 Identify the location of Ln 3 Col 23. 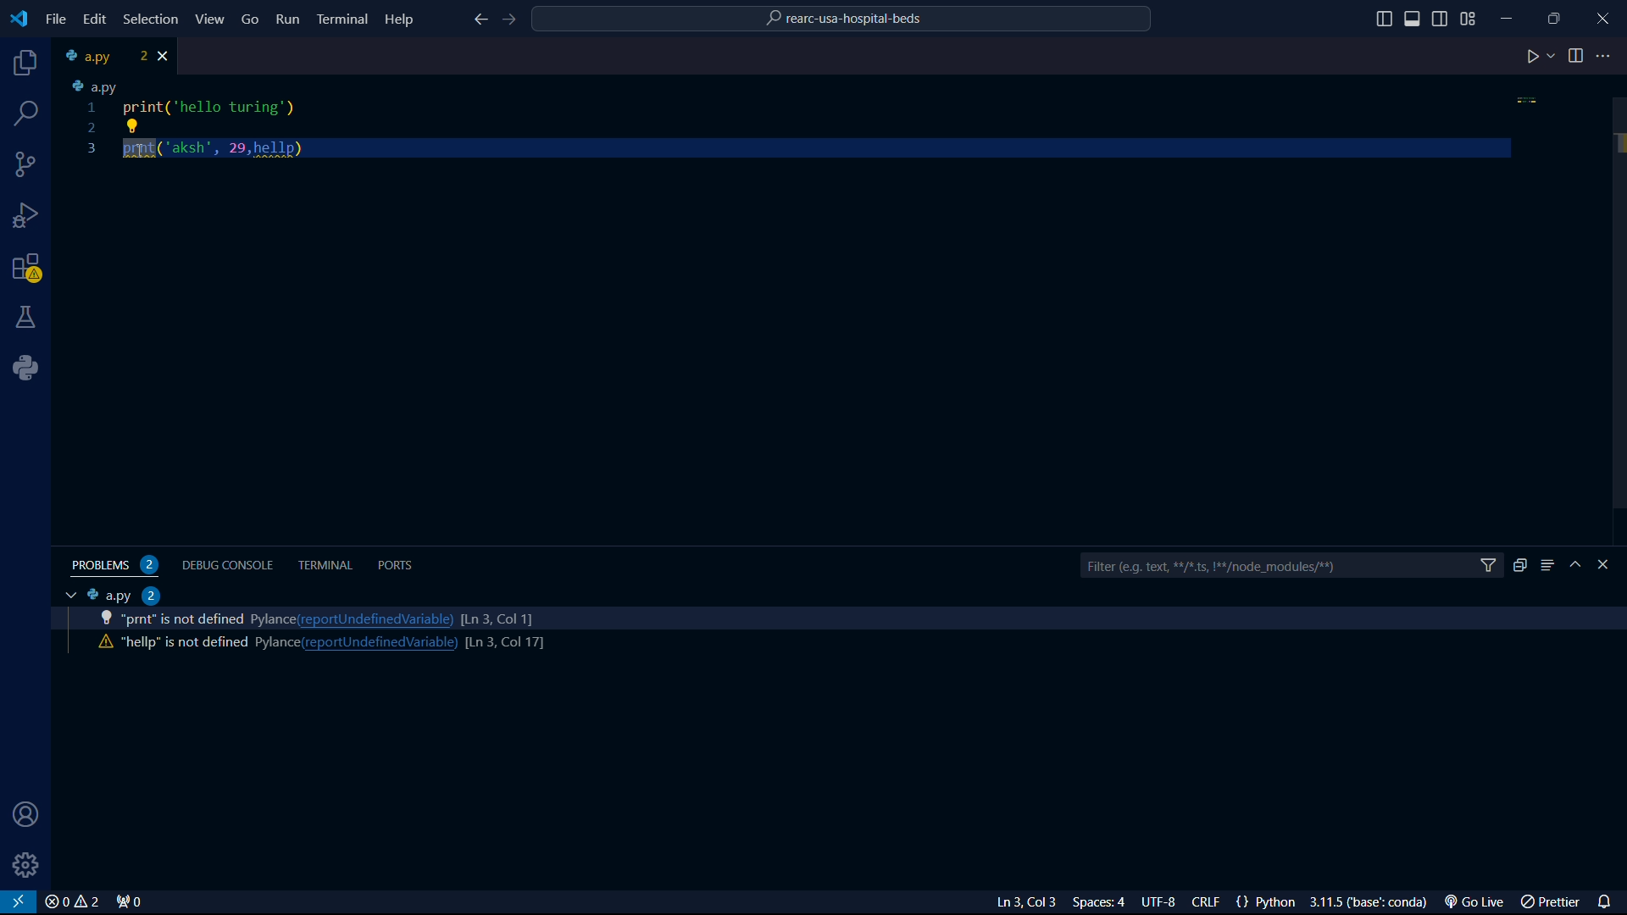
(1002, 902).